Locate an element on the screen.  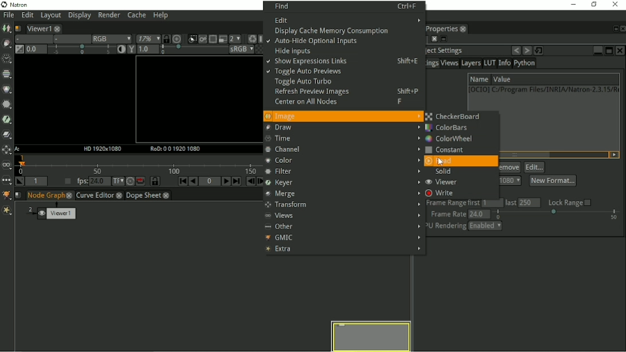
Properties is located at coordinates (447, 29).